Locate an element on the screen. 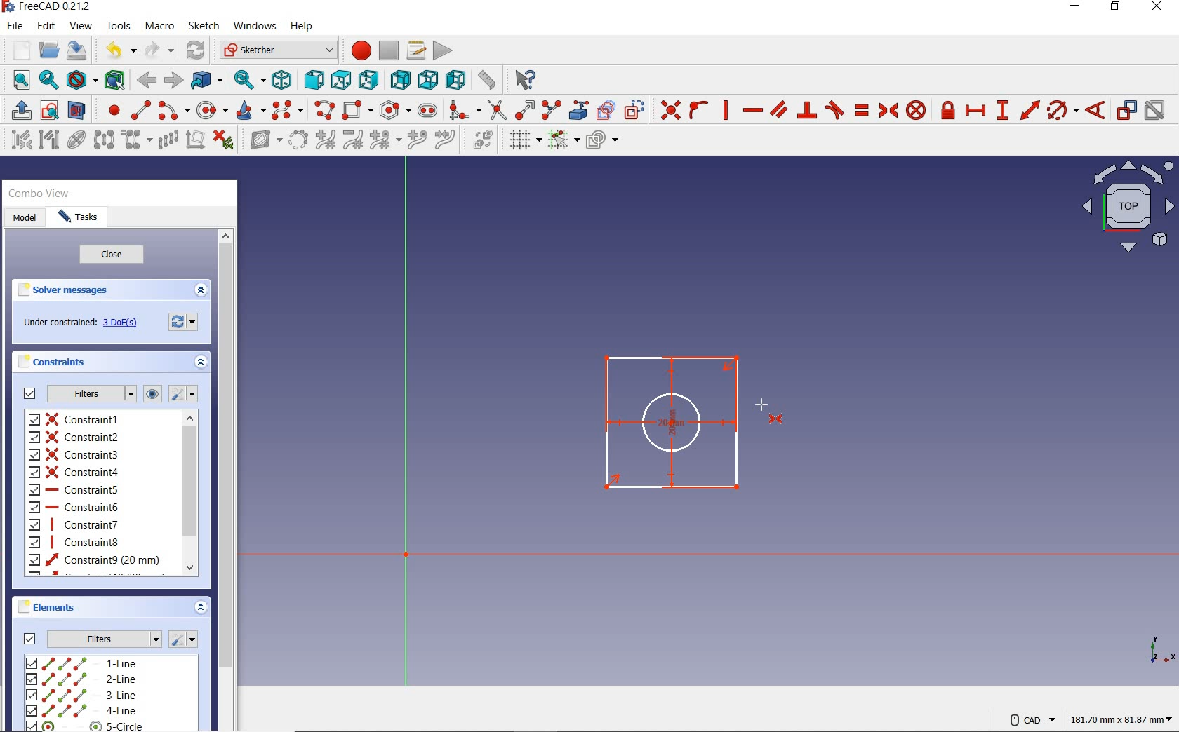  constrain block is located at coordinates (917, 111).